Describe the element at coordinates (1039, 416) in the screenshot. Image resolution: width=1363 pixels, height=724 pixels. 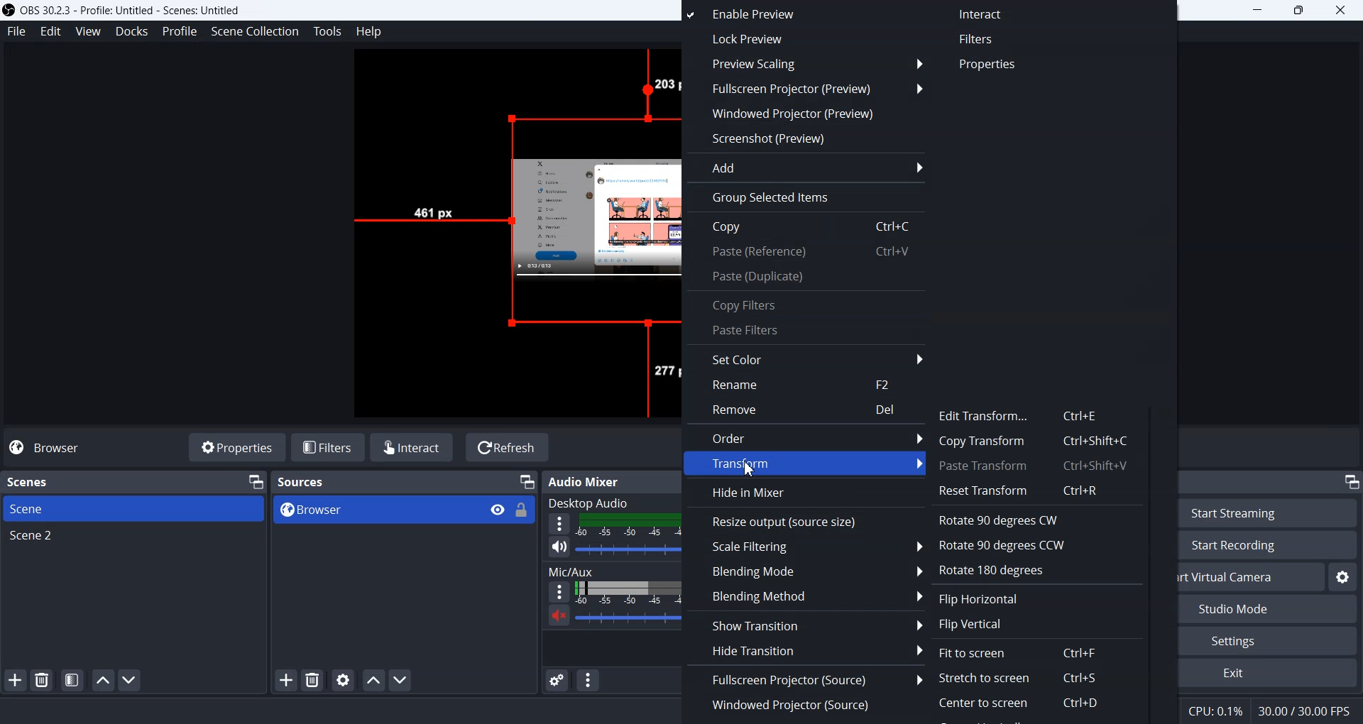
I see `Edit Transform` at that location.